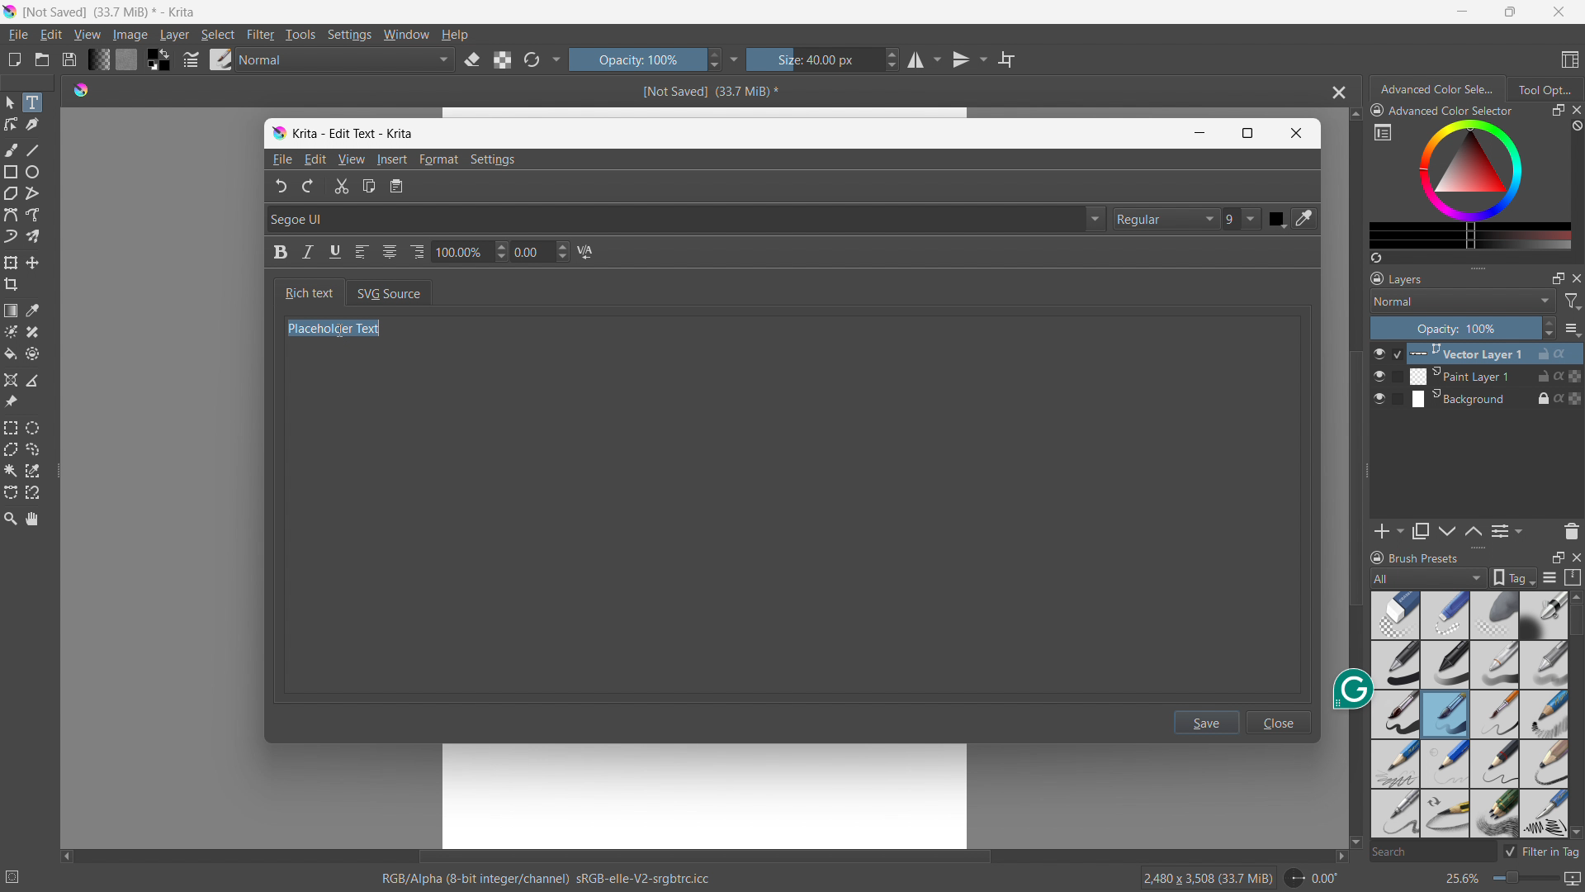  What do you see at coordinates (32, 471) in the screenshot?
I see `same color selection tool` at bounding box center [32, 471].